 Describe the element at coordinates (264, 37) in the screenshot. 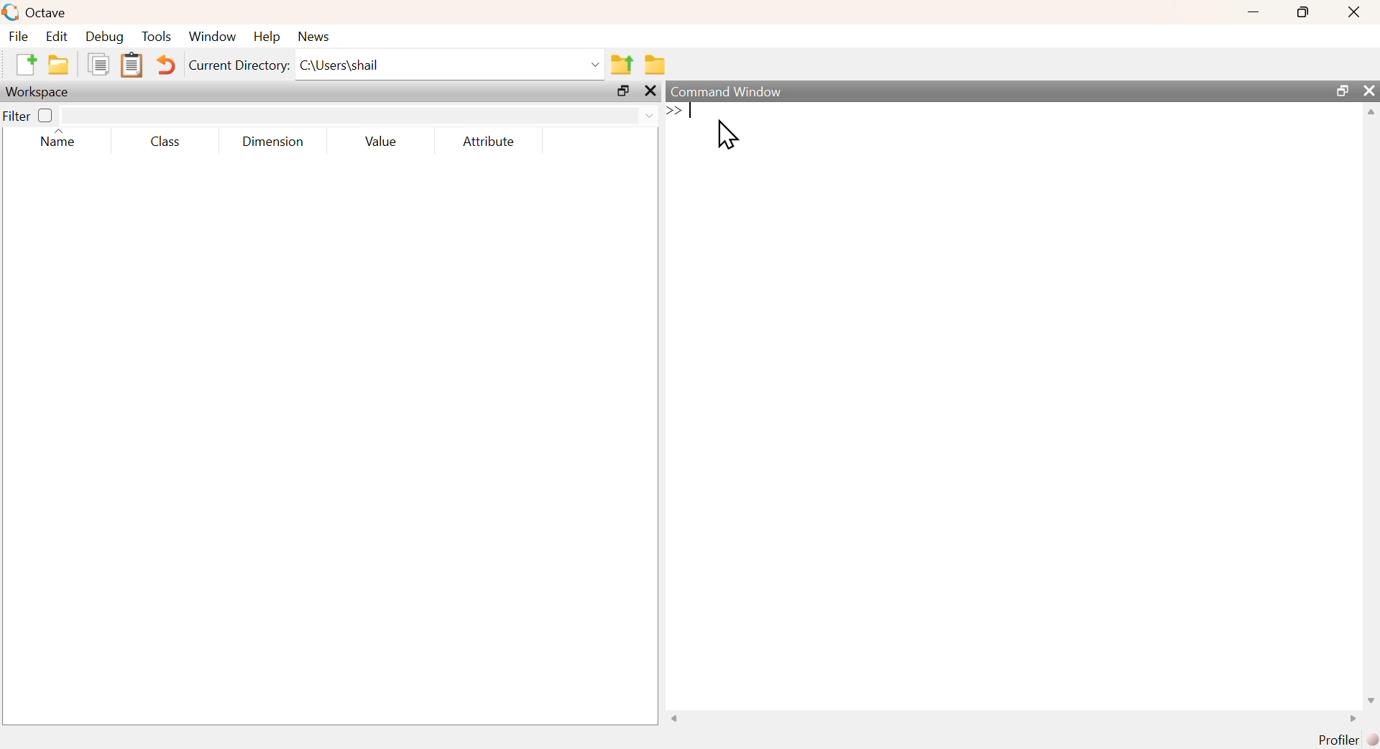

I see `Help` at that location.